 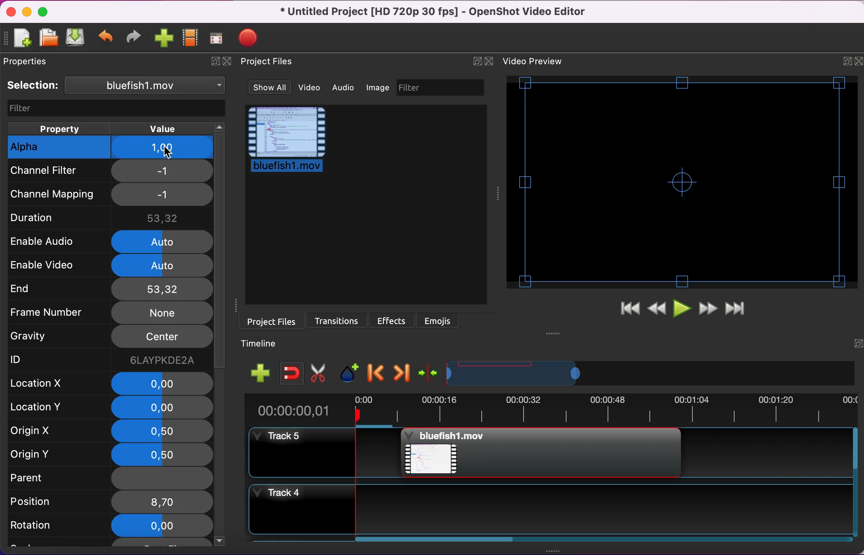 I want to click on next marker, so click(x=401, y=374).